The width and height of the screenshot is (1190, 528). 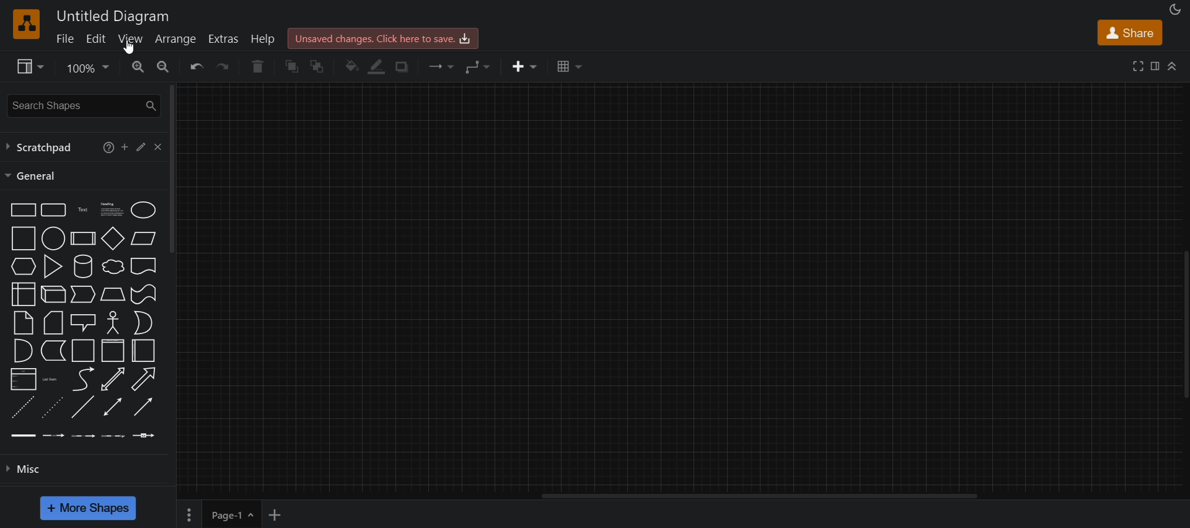 I want to click on search shapes, so click(x=82, y=106).